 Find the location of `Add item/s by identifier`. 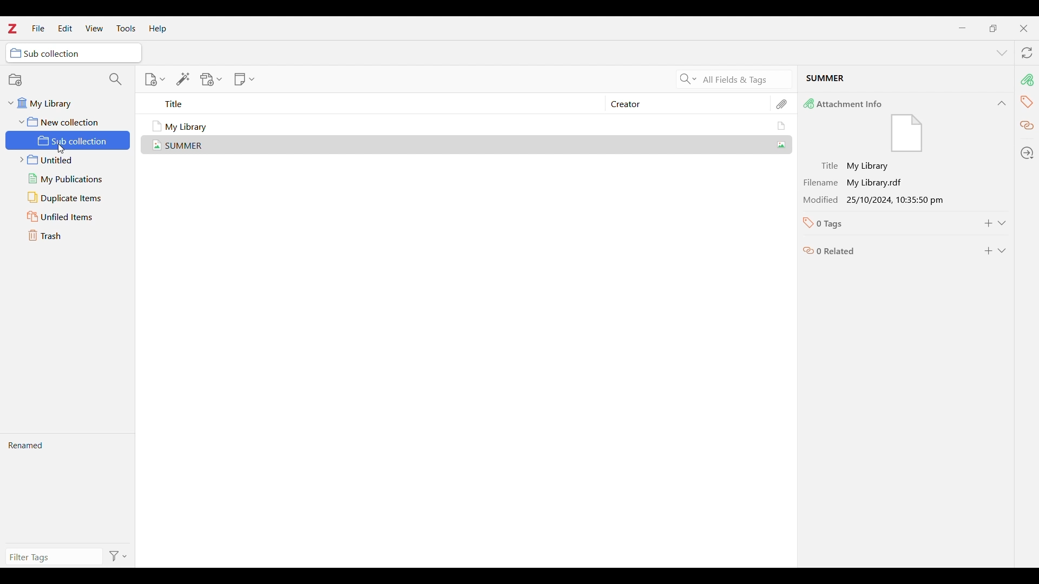

Add item/s by identifier is located at coordinates (183, 79).